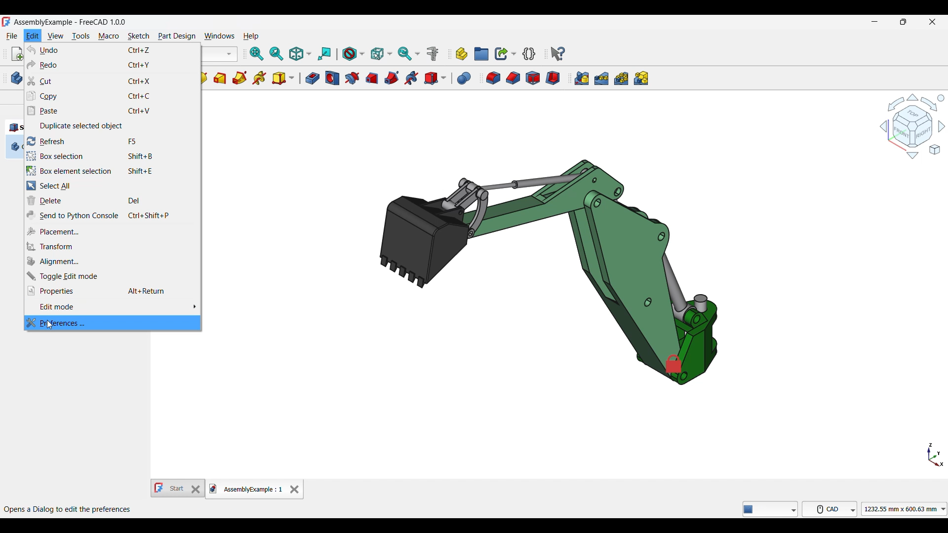  I want to click on Copy, so click(112, 96).